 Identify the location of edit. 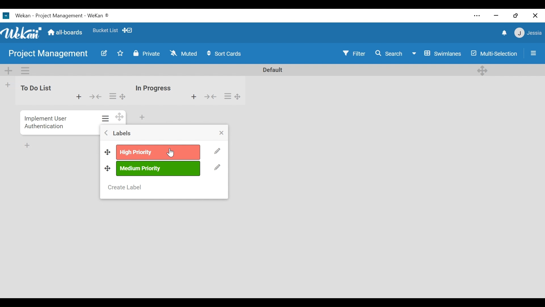
(218, 153).